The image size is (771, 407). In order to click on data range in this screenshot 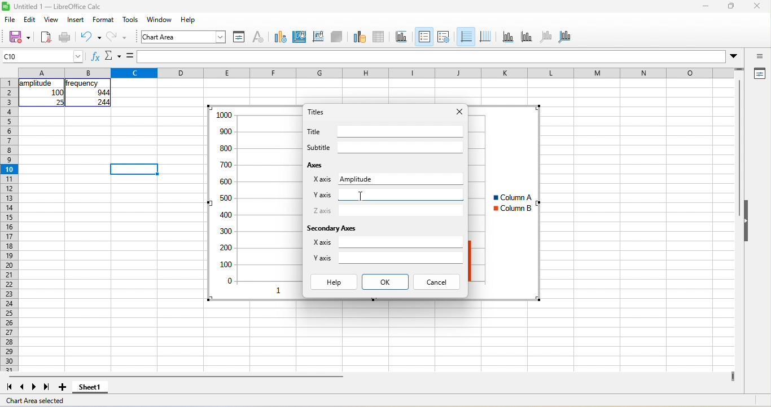, I will do `click(360, 37)`.